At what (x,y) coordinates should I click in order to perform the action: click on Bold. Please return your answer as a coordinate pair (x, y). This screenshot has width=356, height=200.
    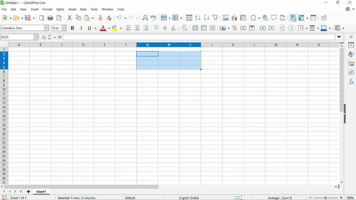
    Looking at the image, I should click on (72, 28).